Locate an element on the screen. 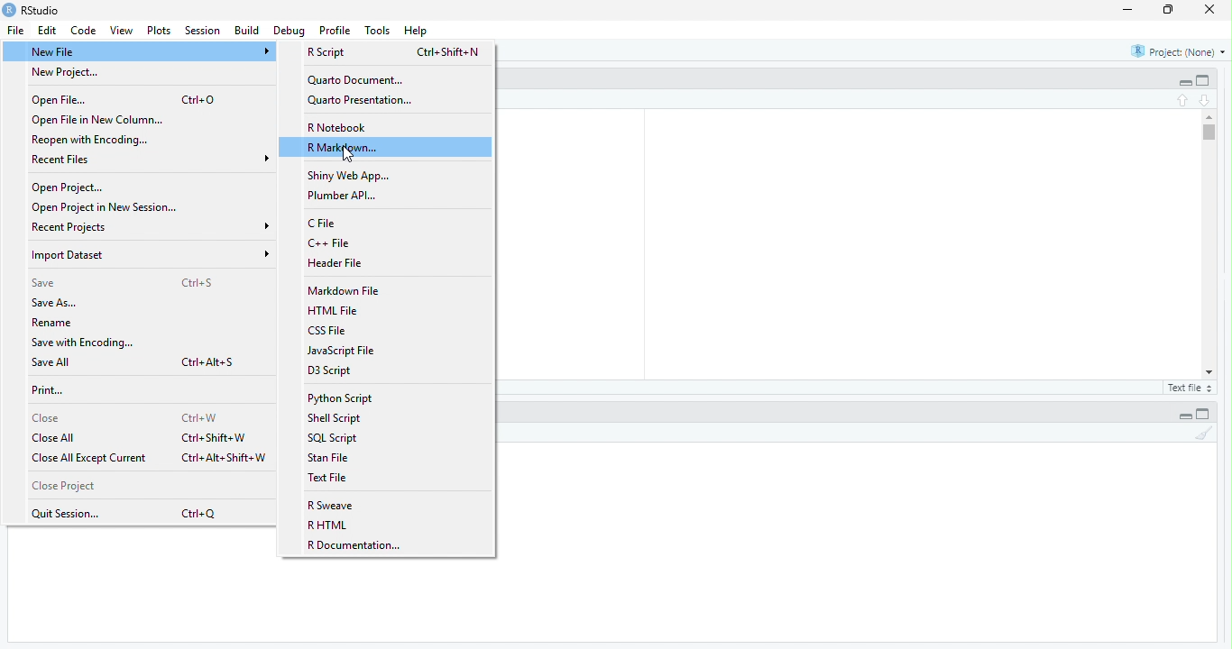  Edit is located at coordinates (49, 30).